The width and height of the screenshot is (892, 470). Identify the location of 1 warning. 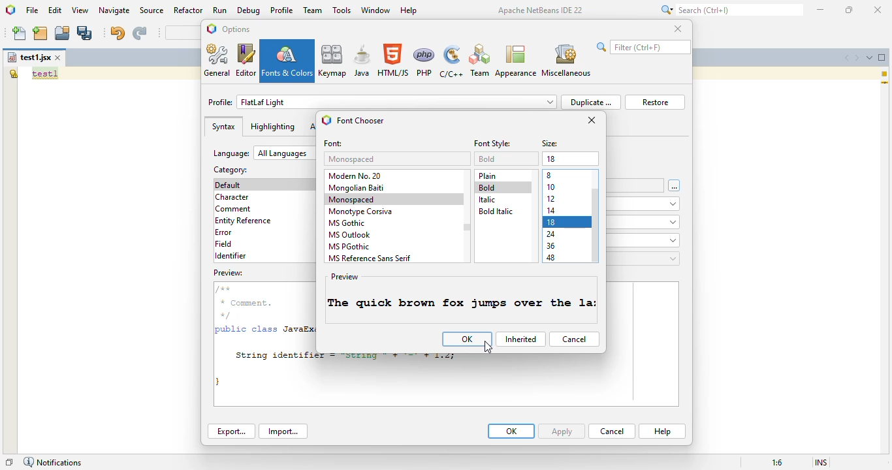
(886, 74).